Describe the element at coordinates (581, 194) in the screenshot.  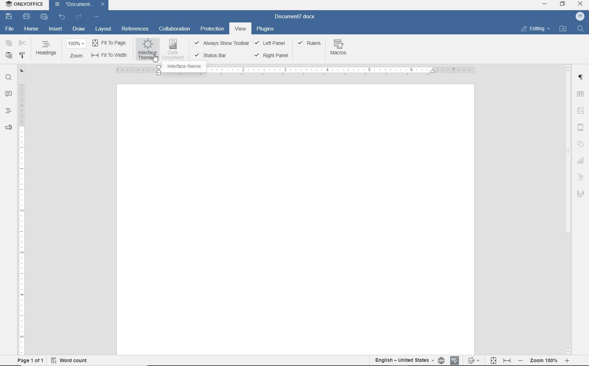
I see `SIGNATURE` at that location.